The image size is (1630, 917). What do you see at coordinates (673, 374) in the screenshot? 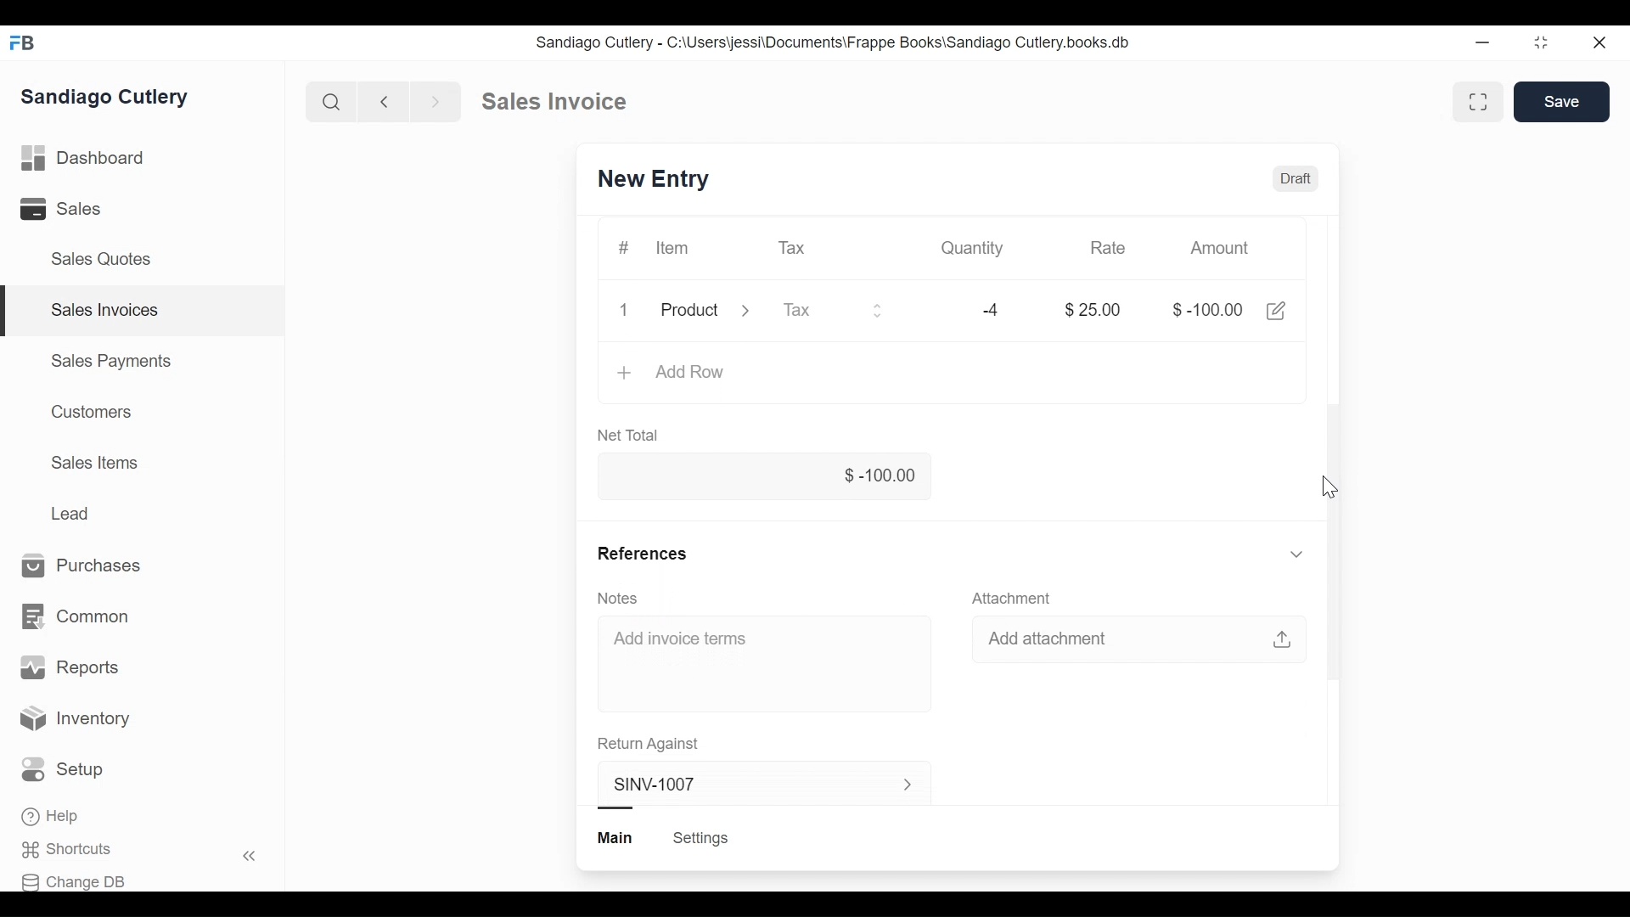
I see `Add Row` at bounding box center [673, 374].